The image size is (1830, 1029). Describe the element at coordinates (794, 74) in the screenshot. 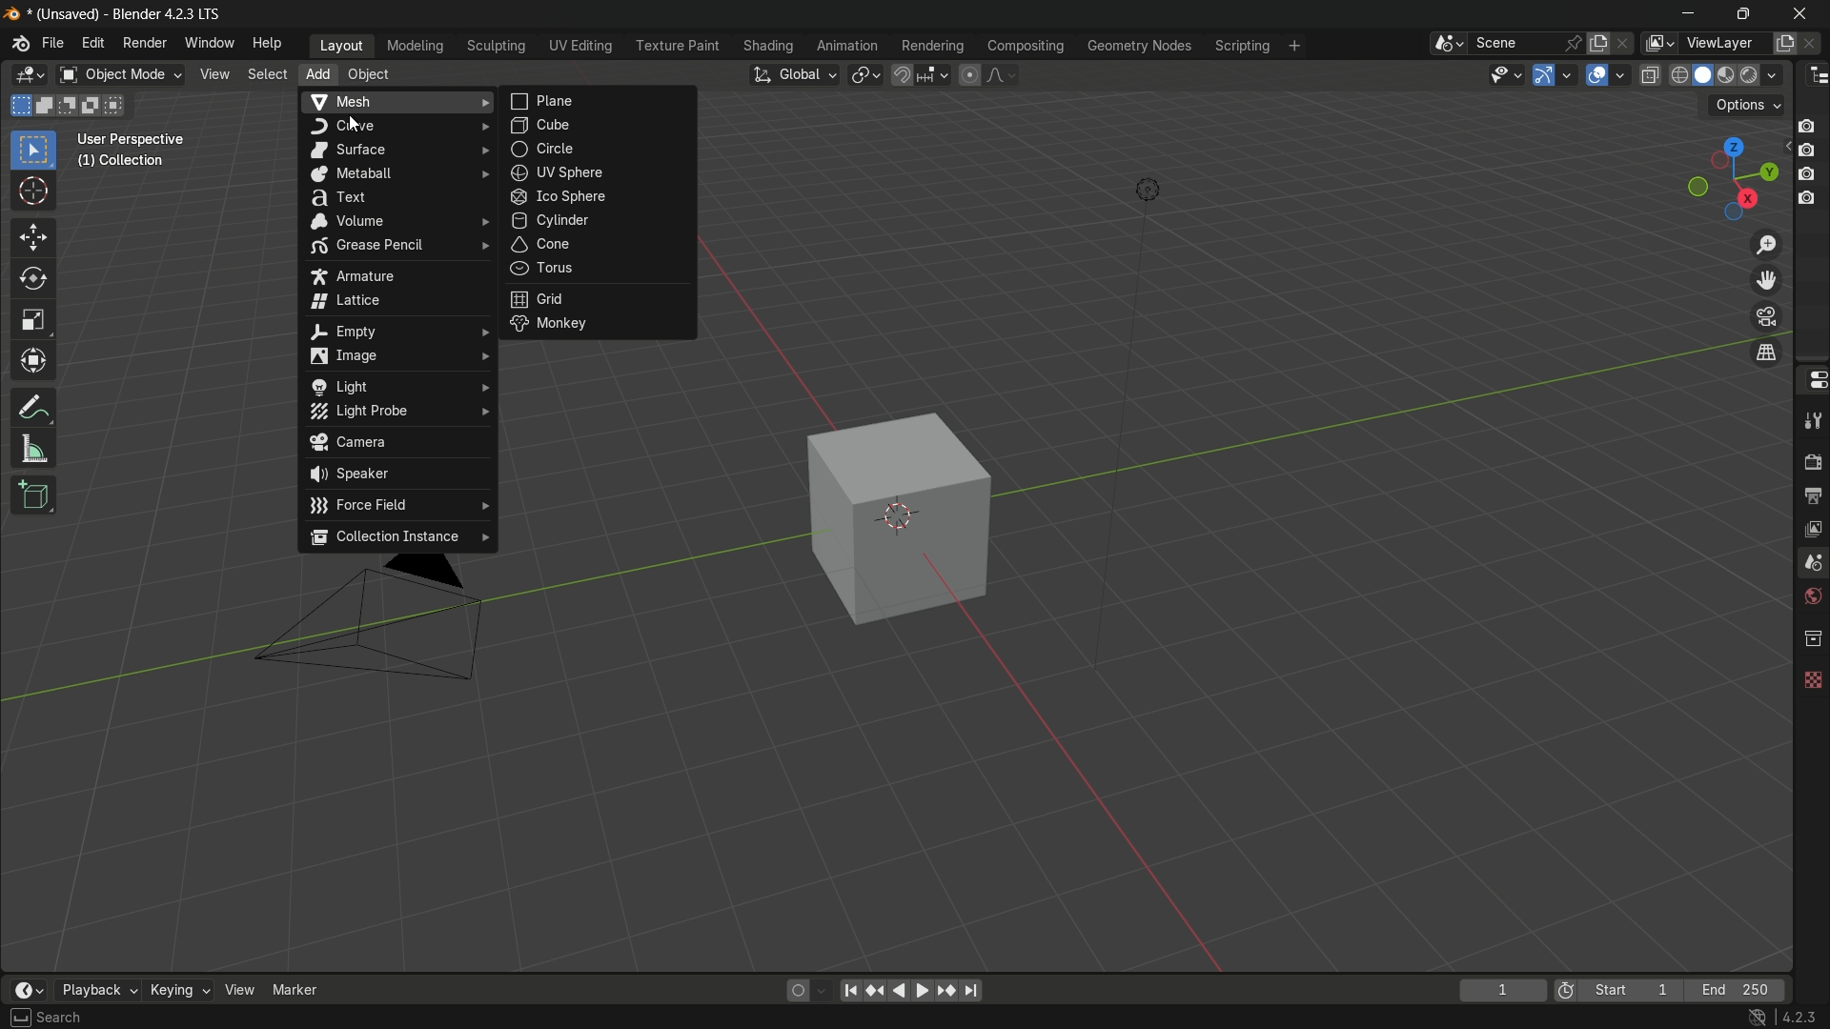

I see `transformation orientation` at that location.